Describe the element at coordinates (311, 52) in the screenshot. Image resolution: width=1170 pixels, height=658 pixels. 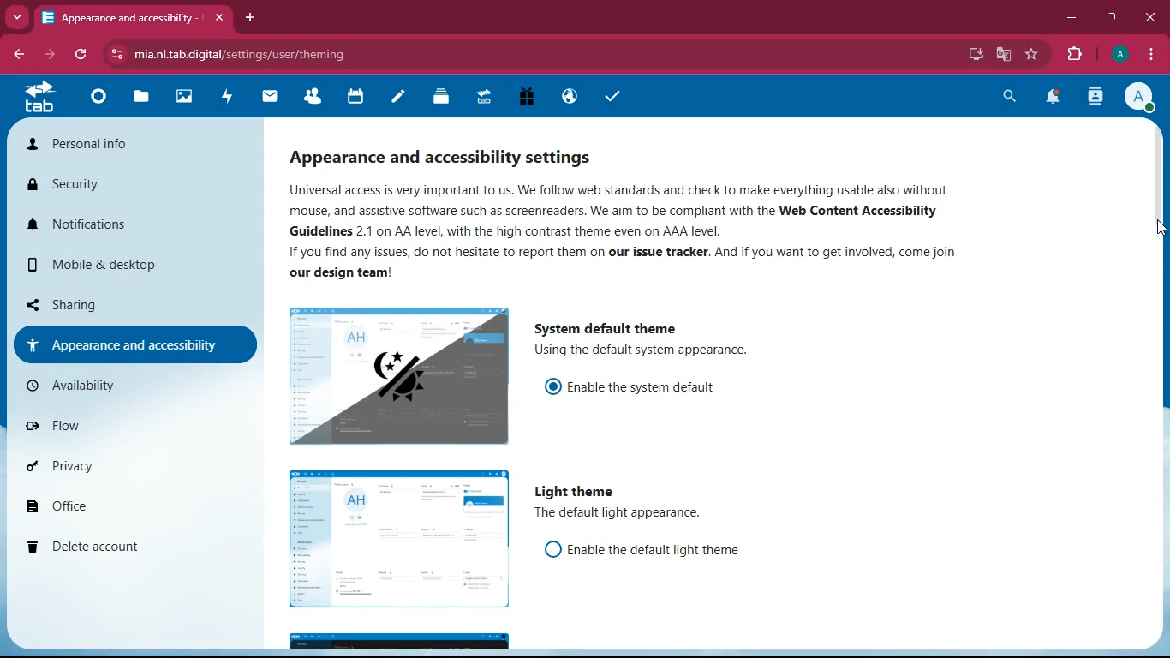
I see `url` at that location.